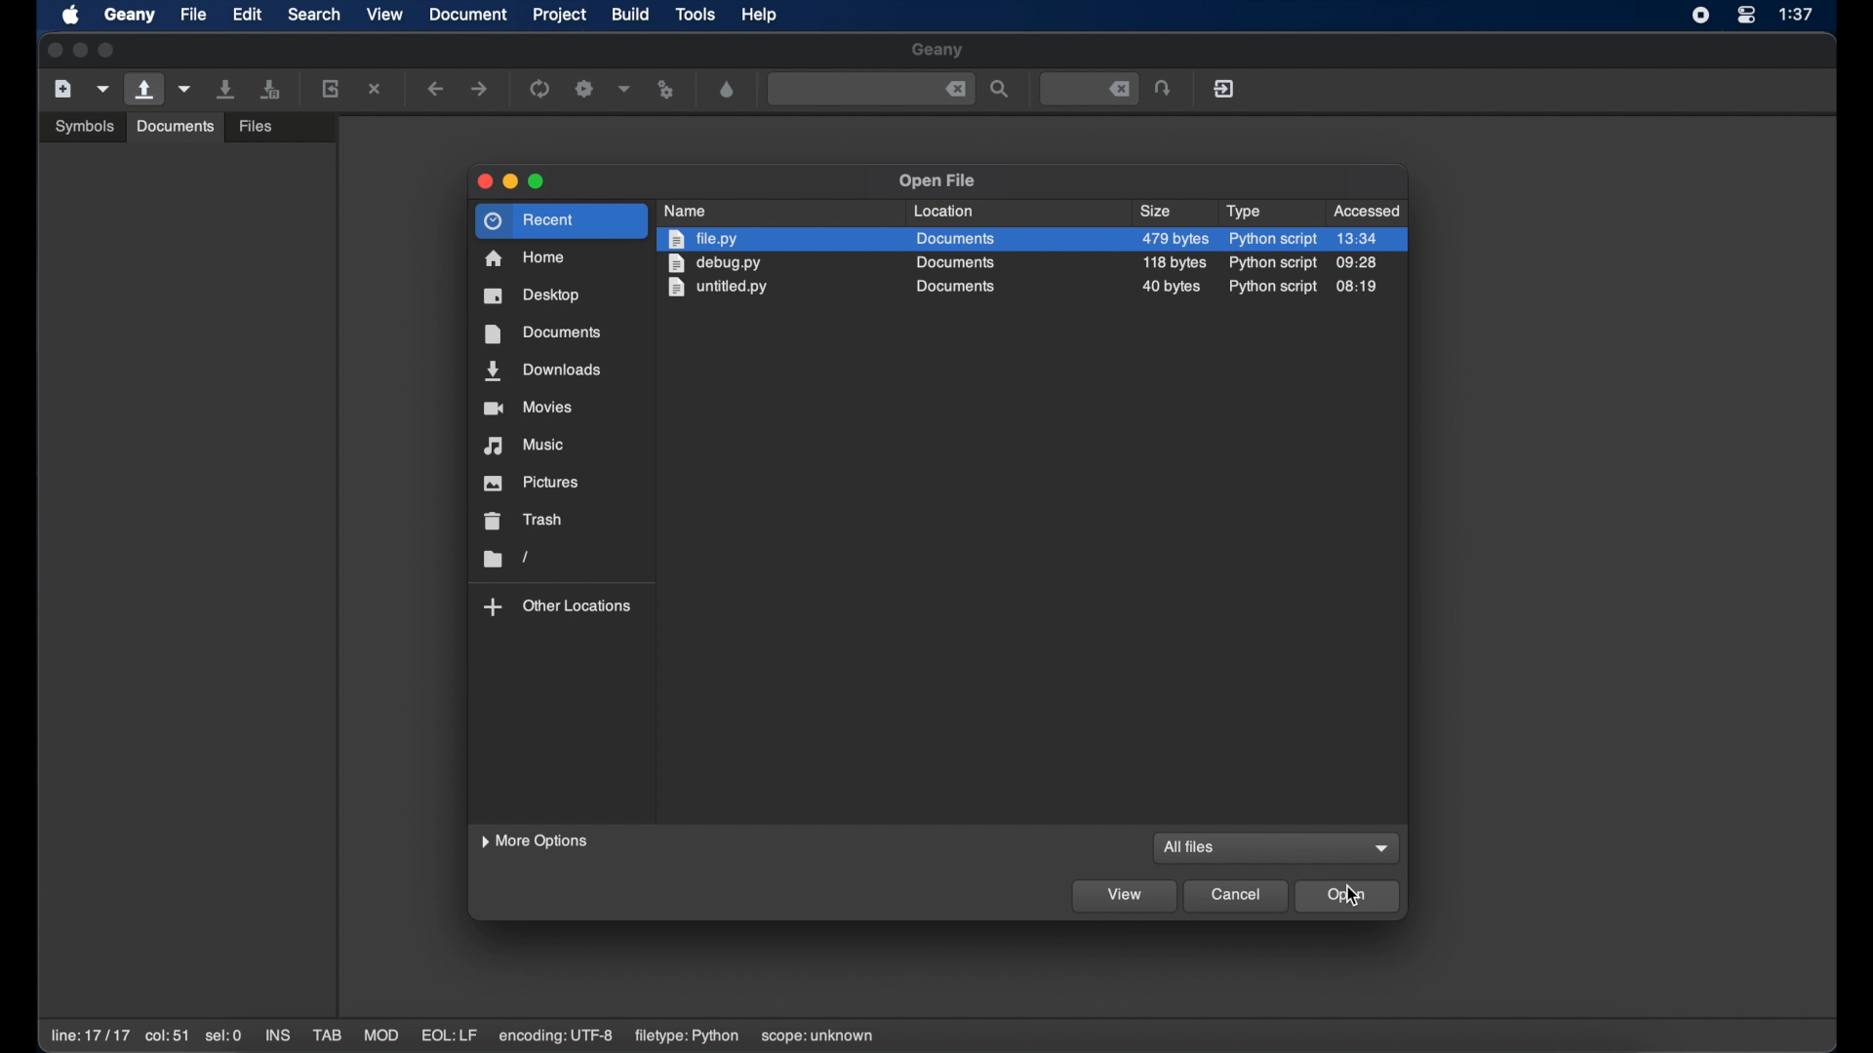 The height and width of the screenshot is (1053, 1873). I want to click on quit geany, so click(1223, 88).